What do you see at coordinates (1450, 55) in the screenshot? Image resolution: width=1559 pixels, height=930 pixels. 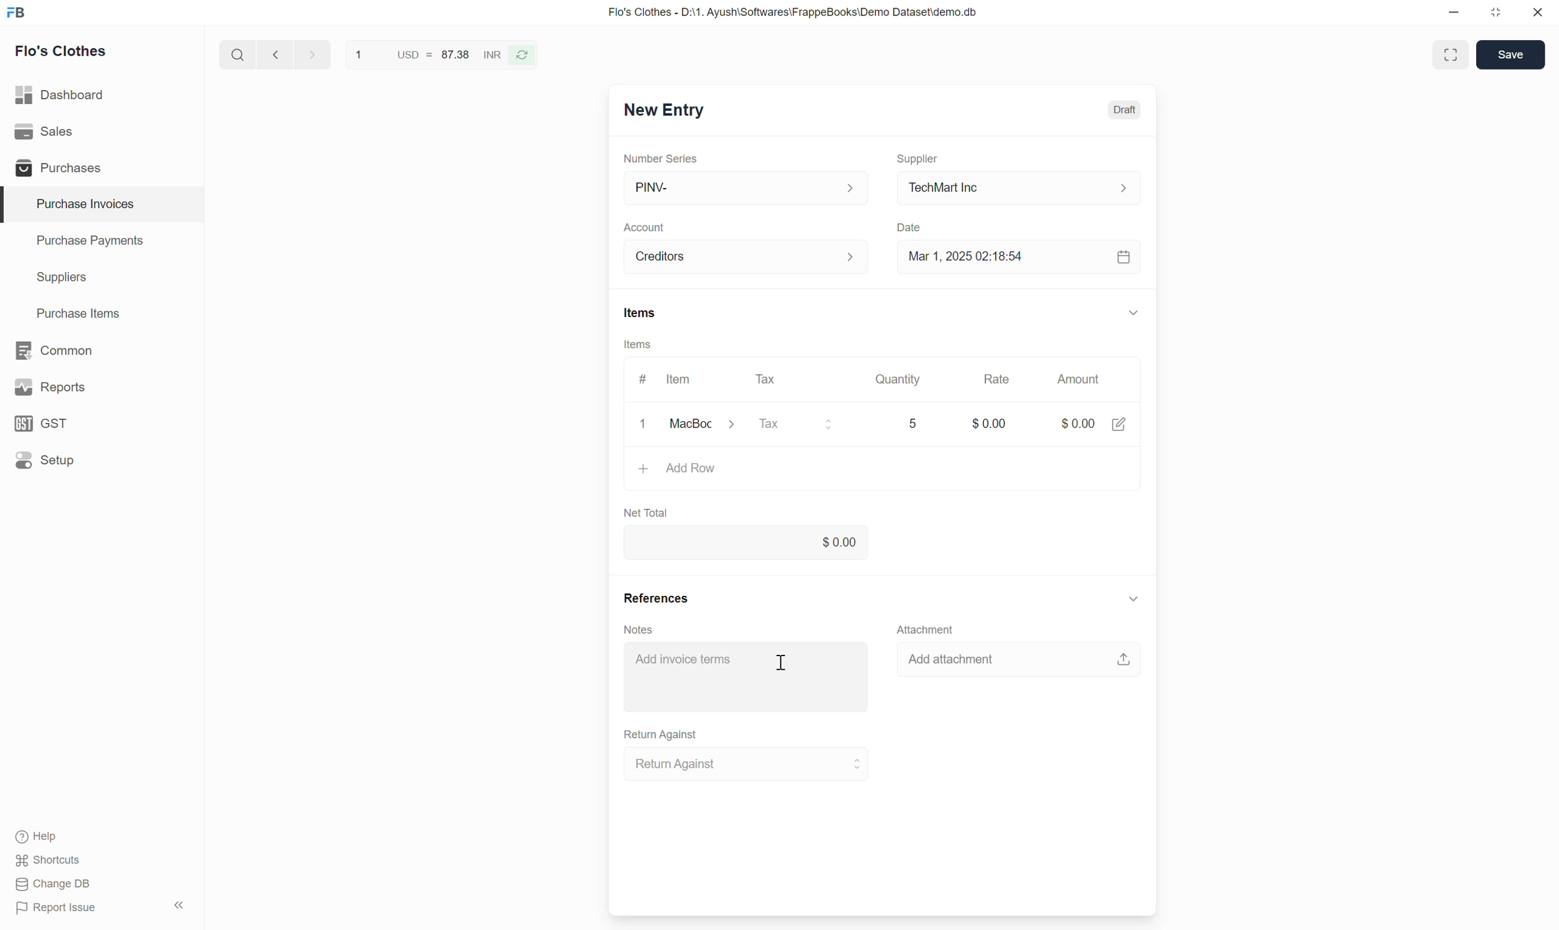 I see `Toggle between form and full width` at bounding box center [1450, 55].